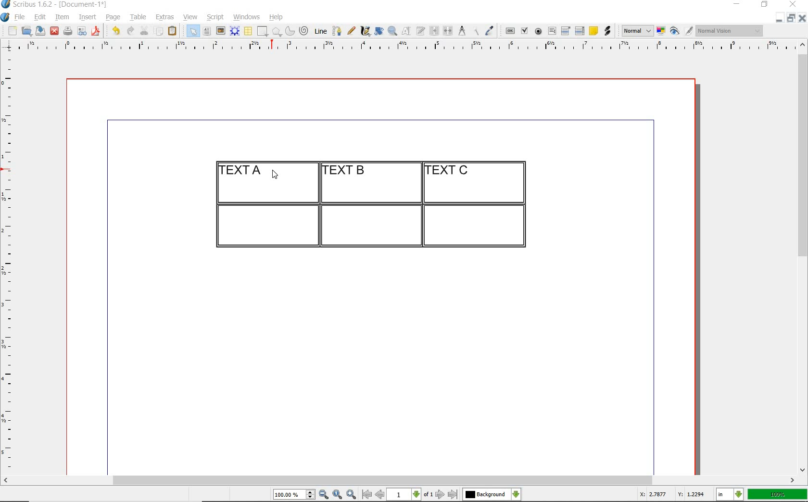  Describe the element at coordinates (11, 31) in the screenshot. I see `new` at that location.